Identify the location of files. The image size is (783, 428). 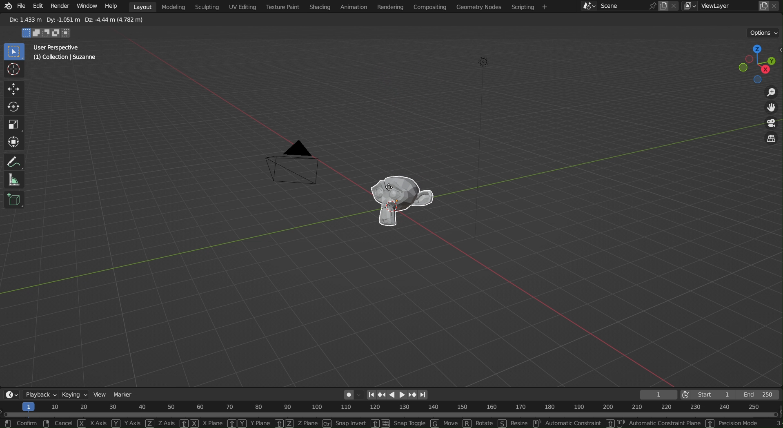
(663, 6).